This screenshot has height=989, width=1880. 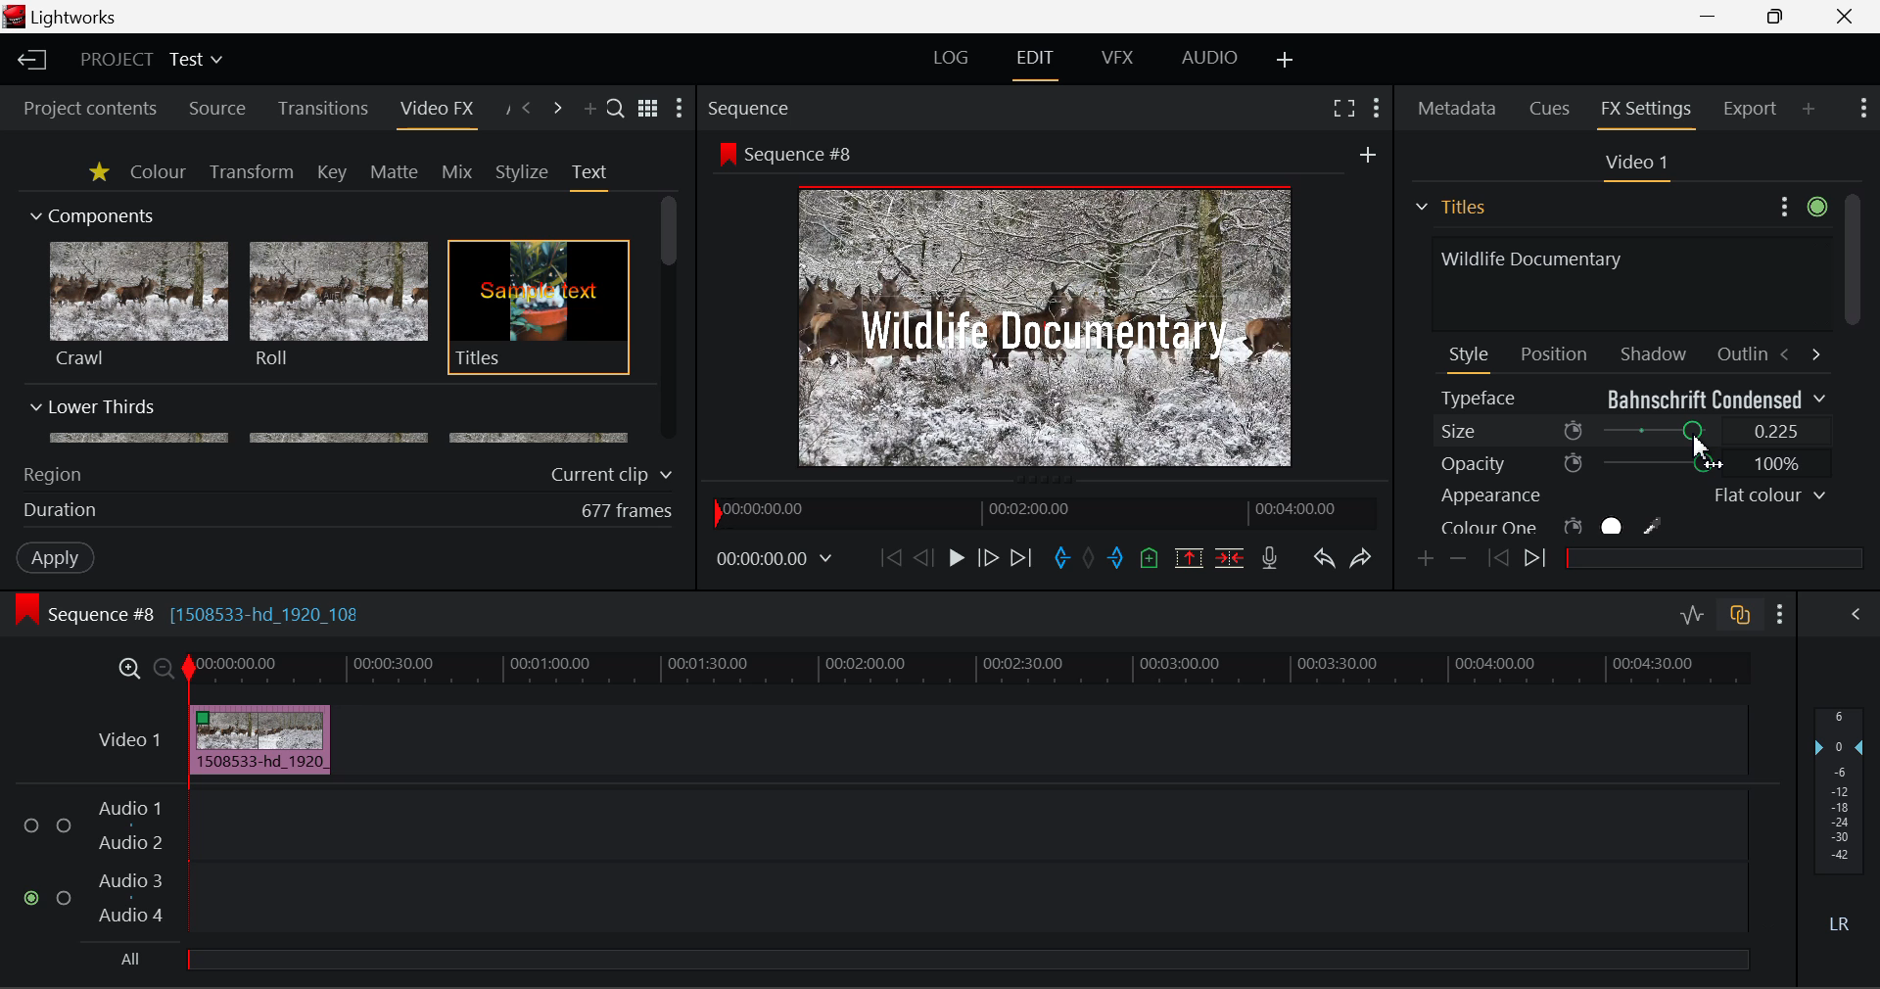 I want to click on Audio 2, so click(x=131, y=843).